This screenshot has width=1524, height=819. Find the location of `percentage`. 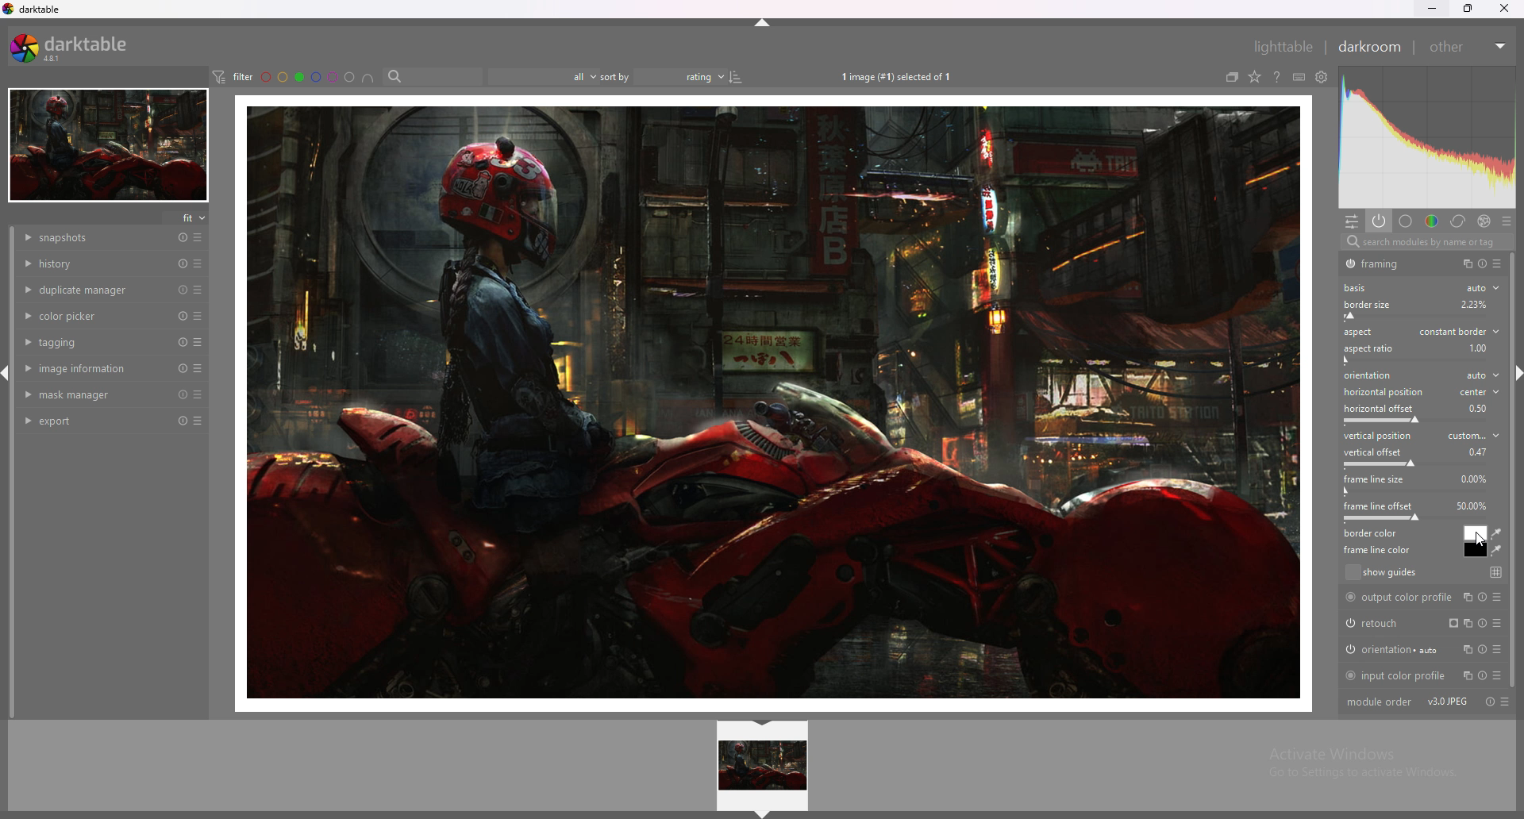

percentage is located at coordinates (1482, 407).